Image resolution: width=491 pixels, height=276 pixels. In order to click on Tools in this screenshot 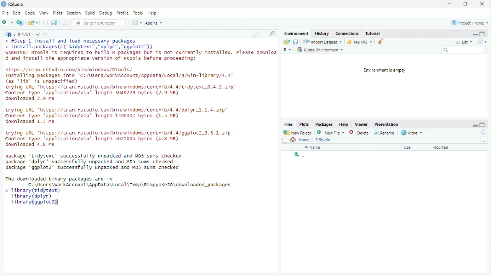, I will do `click(138, 13)`.